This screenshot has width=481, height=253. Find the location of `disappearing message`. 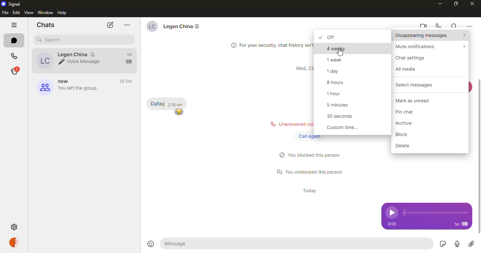

disappearing message is located at coordinates (430, 36).